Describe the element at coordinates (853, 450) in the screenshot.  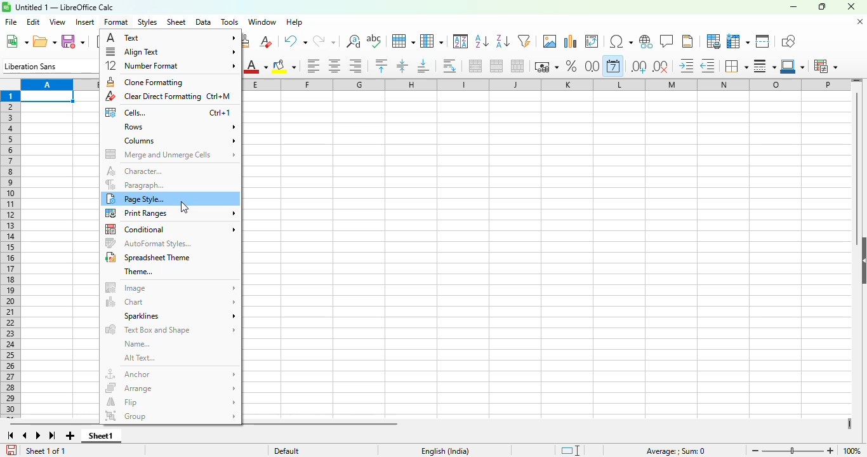
I see `zoom factor` at that location.